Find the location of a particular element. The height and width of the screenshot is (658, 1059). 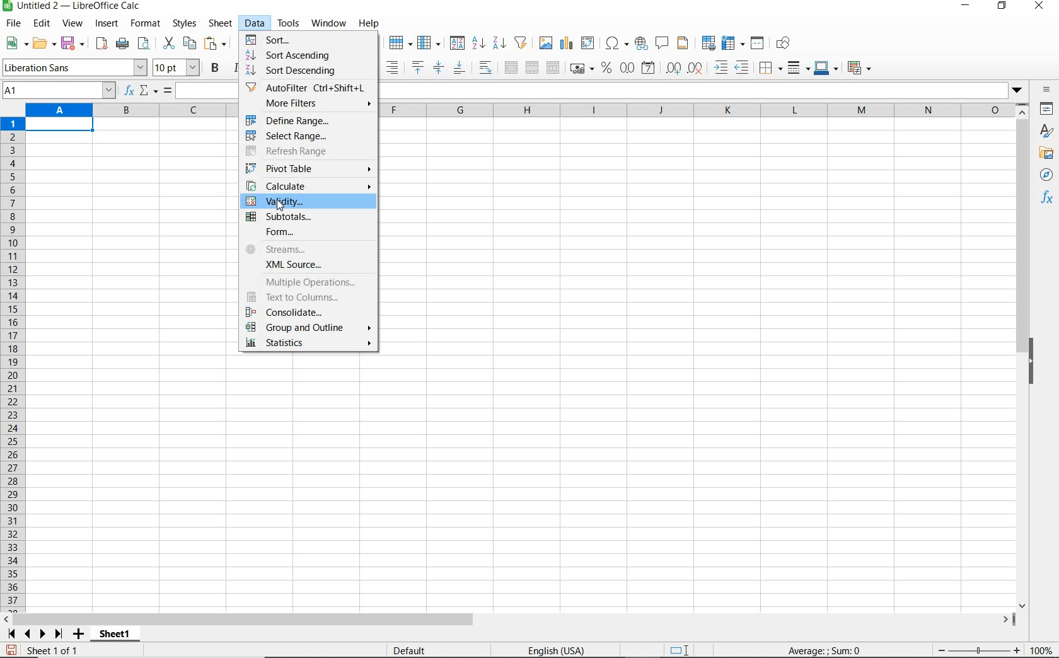

cursor is located at coordinates (281, 205).